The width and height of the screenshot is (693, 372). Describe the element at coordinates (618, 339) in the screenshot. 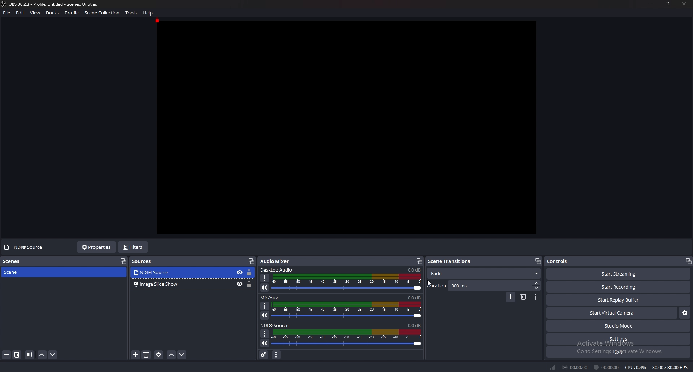

I see `settings` at that location.